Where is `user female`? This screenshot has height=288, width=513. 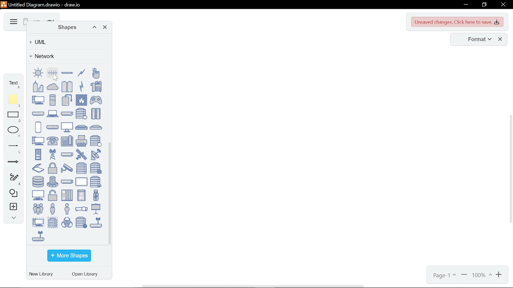
user female is located at coordinates (53, 208).